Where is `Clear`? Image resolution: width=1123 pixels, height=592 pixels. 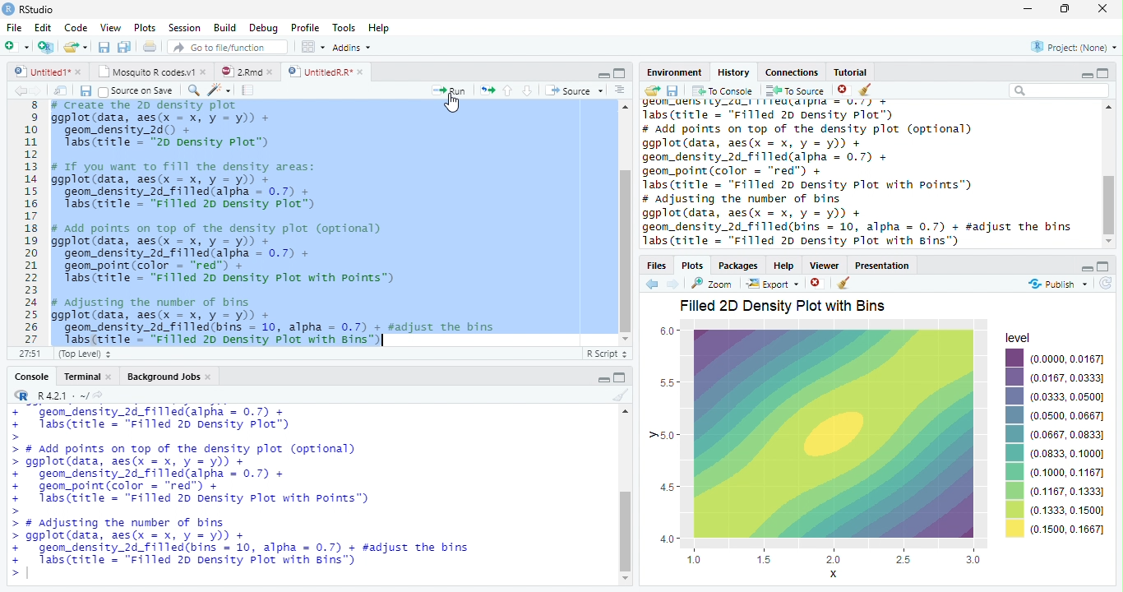 Clear is located at coordinates (622, 395).